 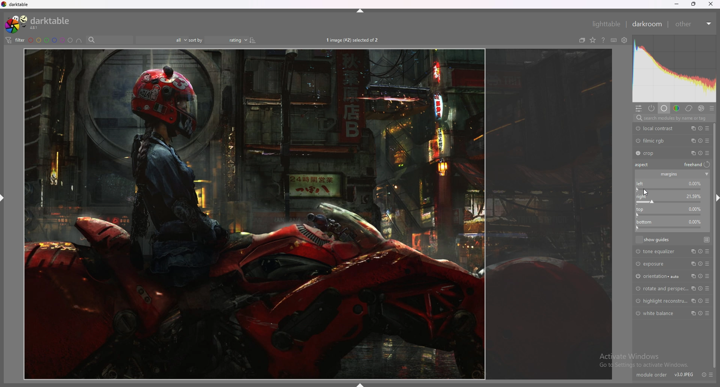 I want to click on module order, so click(x=651, y=371).